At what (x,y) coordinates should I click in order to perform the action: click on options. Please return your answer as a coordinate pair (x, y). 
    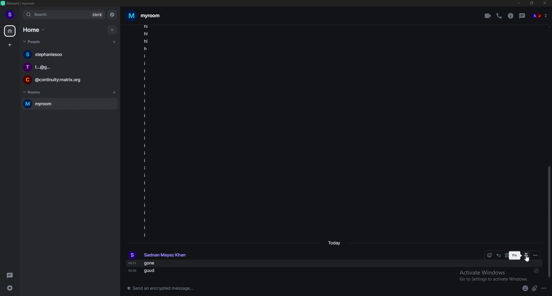
    Looking at the image, I should click on (544, 289).